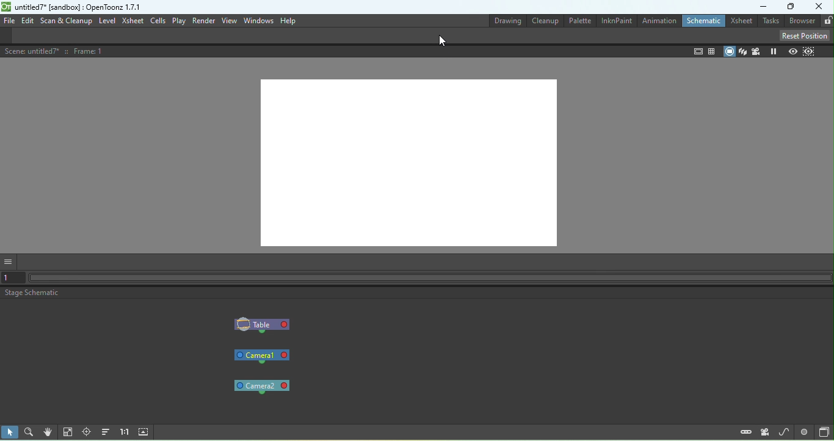 This screenshot has height=441, width=834. What do you see at coordinates (413, 161) in the screenshot?
I see `Canvas` at bounding box center [413, 161].